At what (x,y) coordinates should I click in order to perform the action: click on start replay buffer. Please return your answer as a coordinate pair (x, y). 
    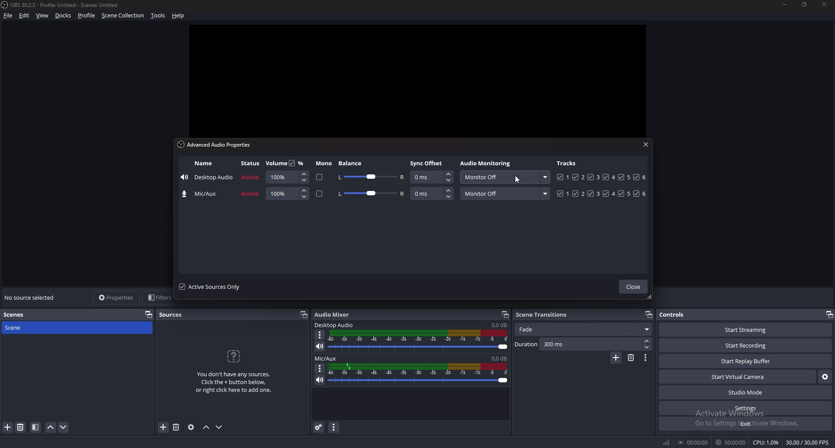
    Looking at the image, I should click on (746, 361).